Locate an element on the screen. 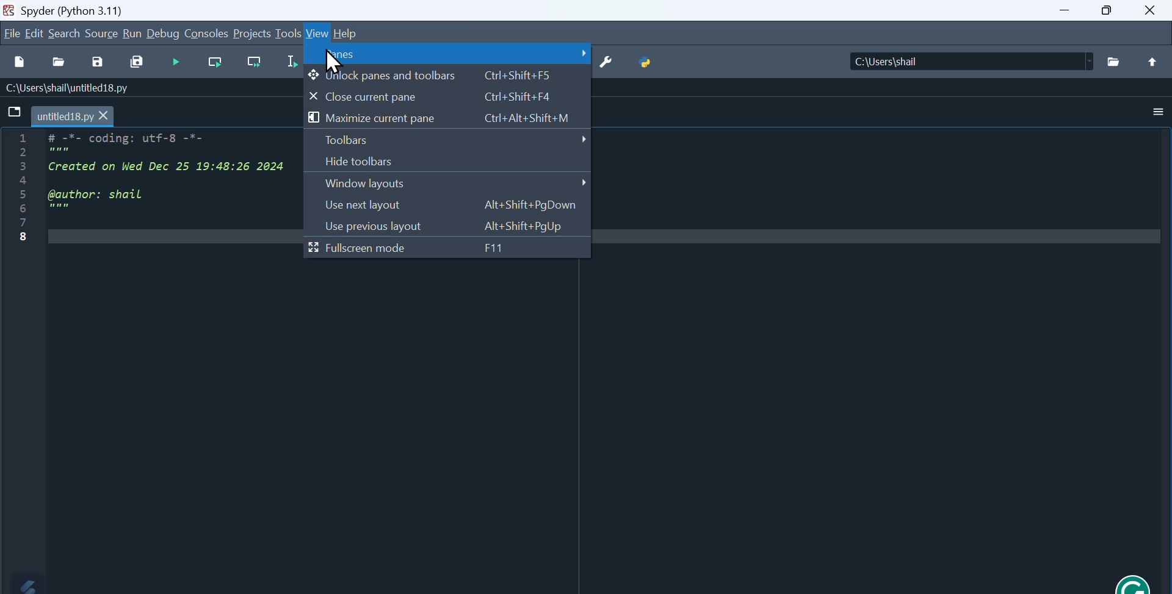 This screenshot has width=1172, height=594. C:\Users\shail\untitled18.py is located at coordinates (69, 88).